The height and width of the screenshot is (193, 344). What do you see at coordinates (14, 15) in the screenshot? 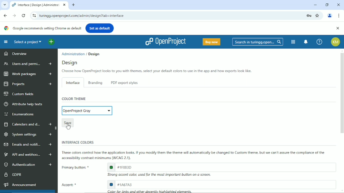
I see `Forward` at bounding box center [14, 15].